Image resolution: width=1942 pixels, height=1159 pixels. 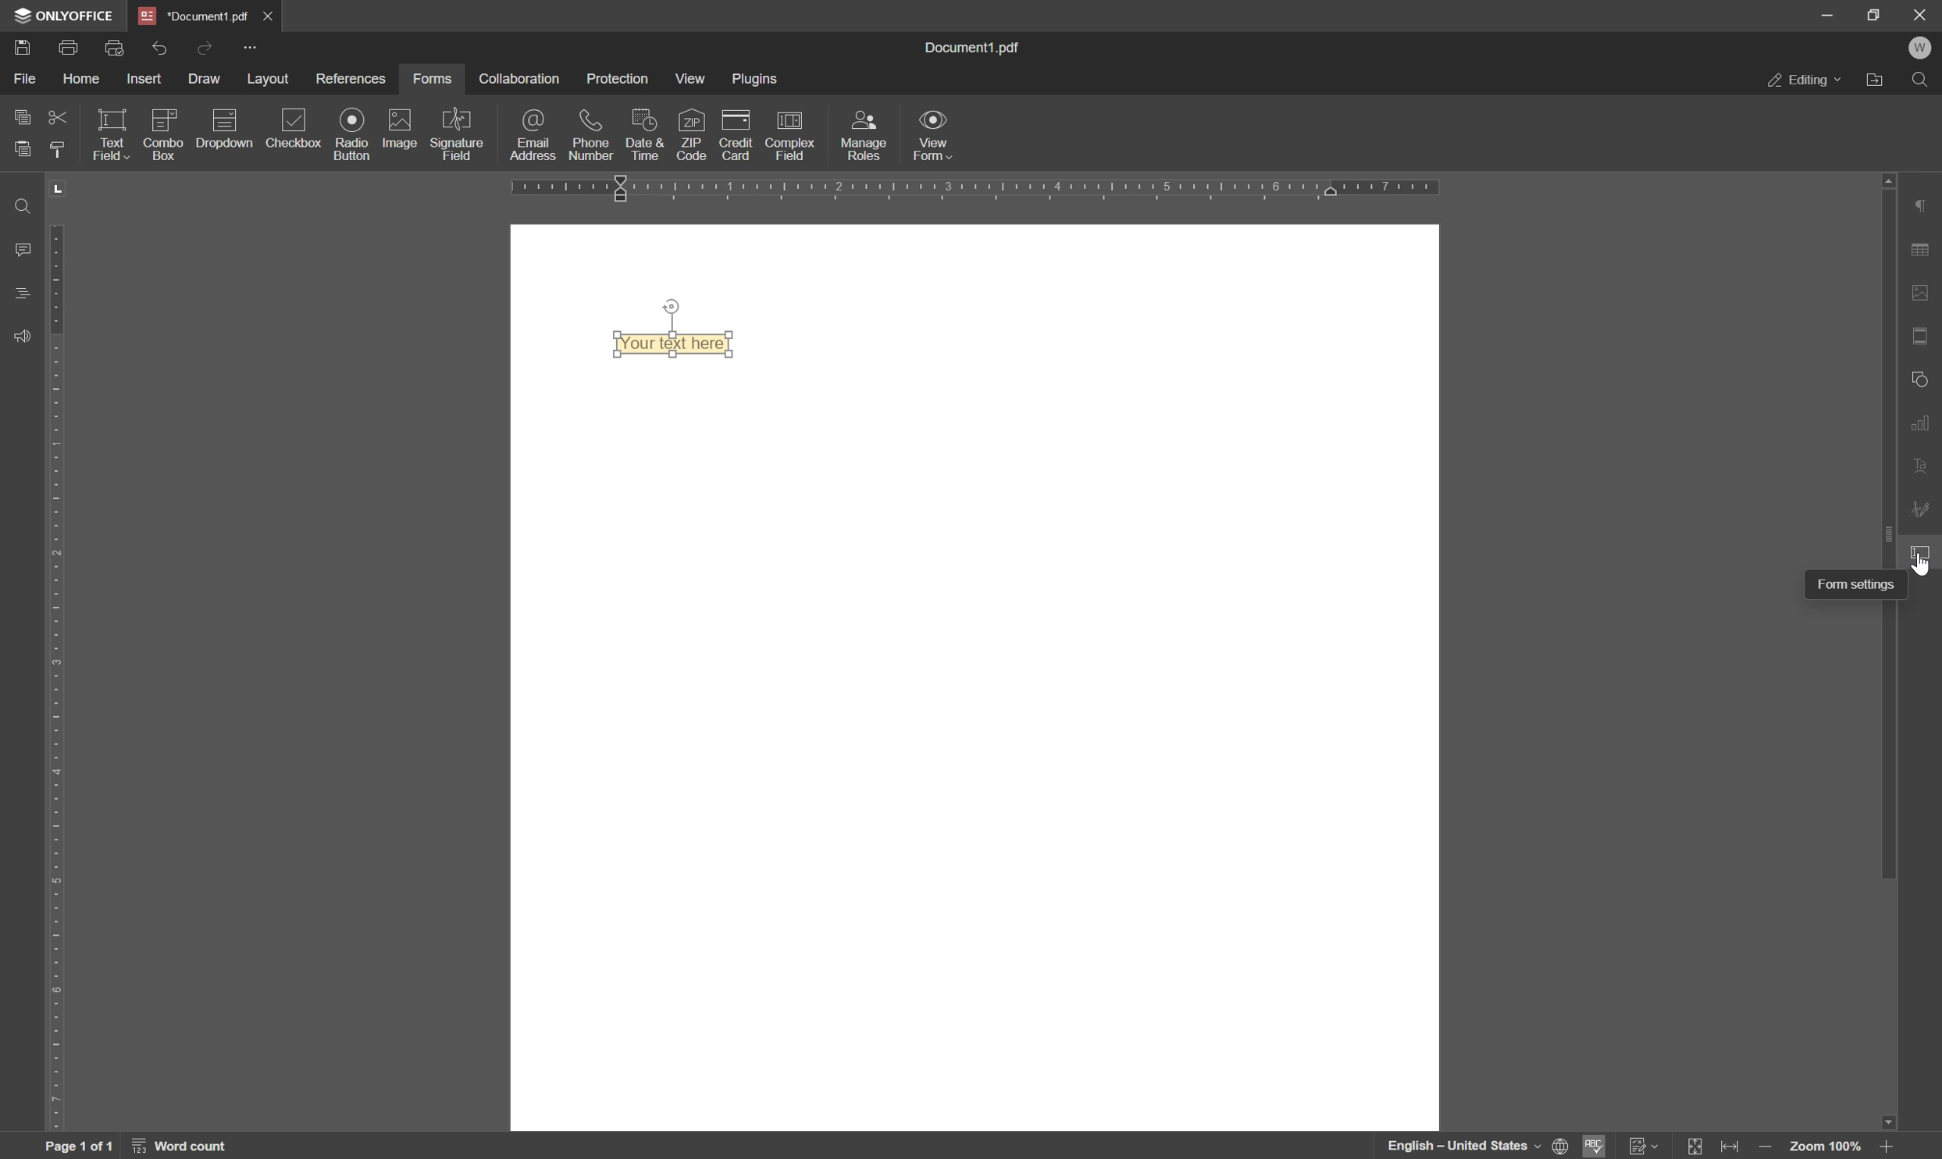 What do you see at coordinates (1920, 16) in the screenshot?
I see `close` at bounding box center [1920, 16].